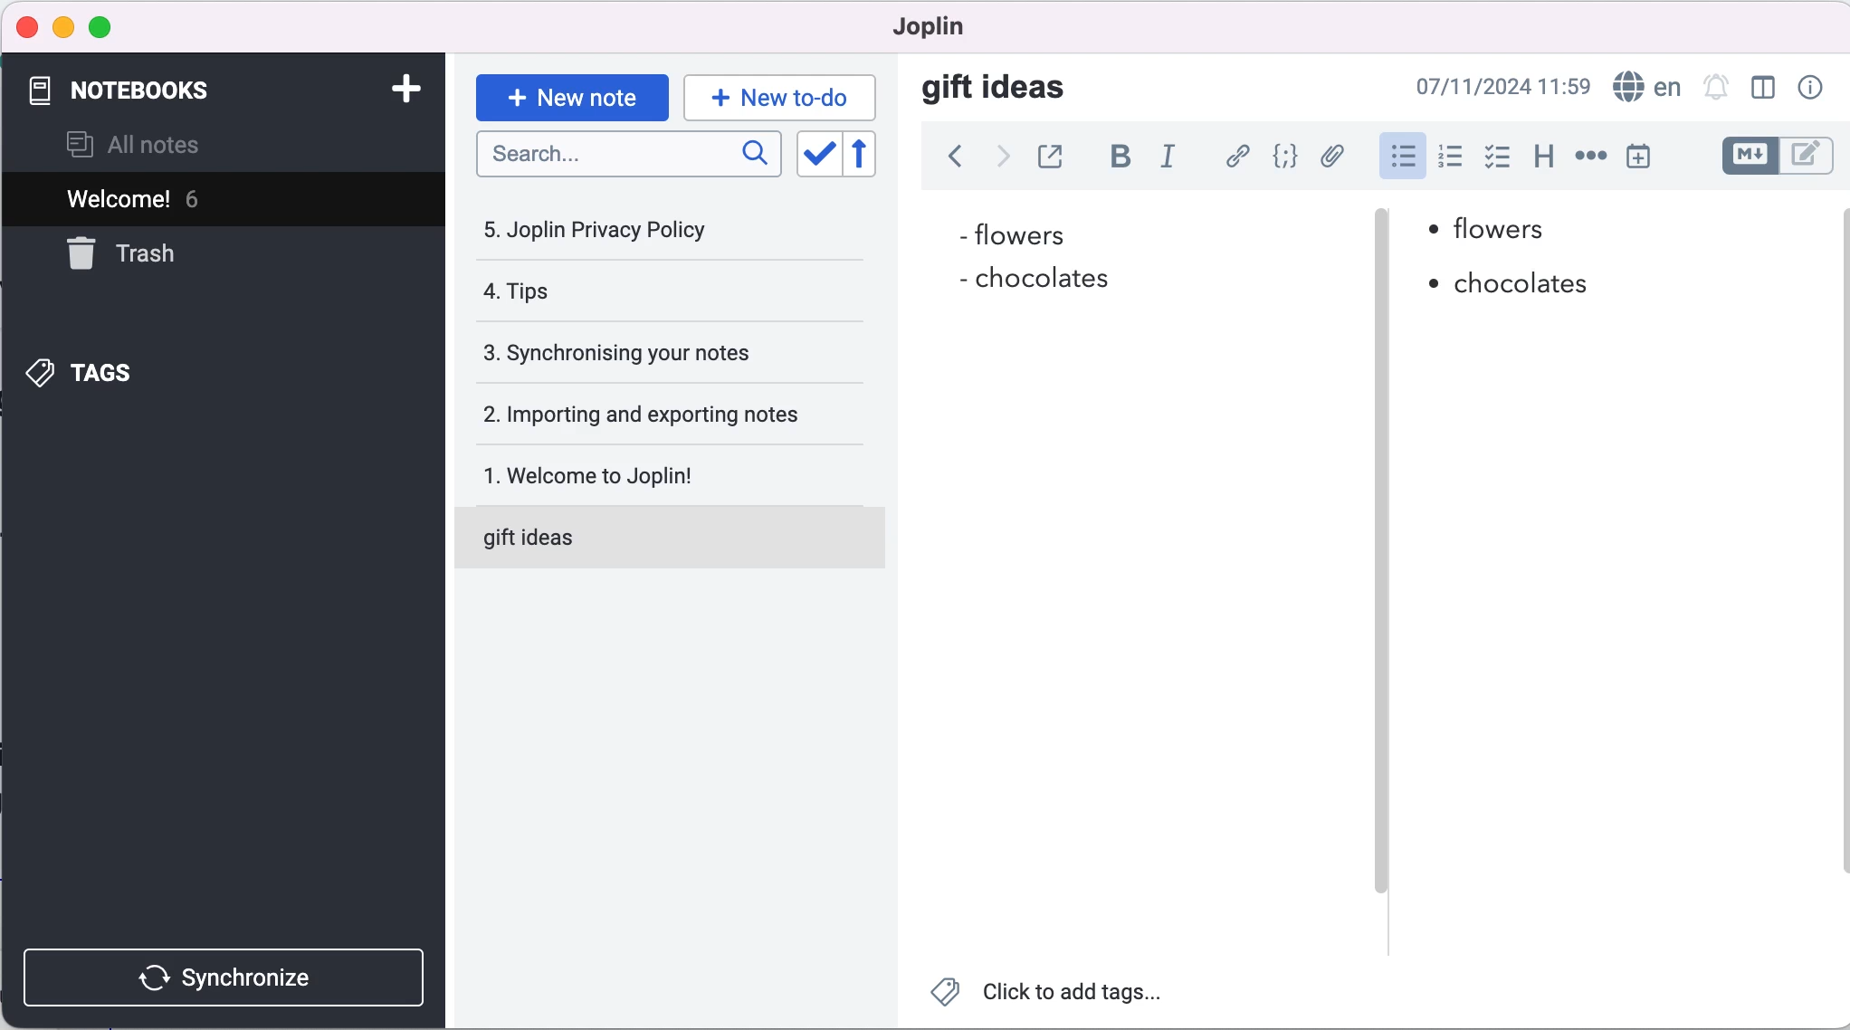  What do you see at coordinates (997, 159) in the screenshot?
I see `forward` at bounding box center [997, 159].